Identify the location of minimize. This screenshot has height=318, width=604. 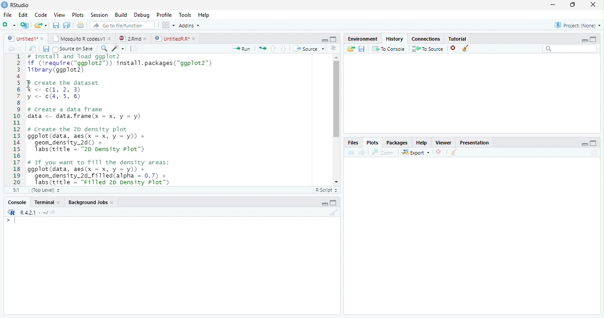
(585, 144).